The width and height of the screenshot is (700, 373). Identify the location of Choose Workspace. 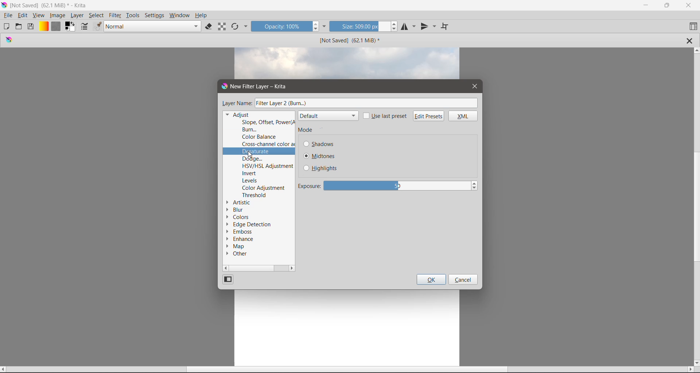
(692, 27).